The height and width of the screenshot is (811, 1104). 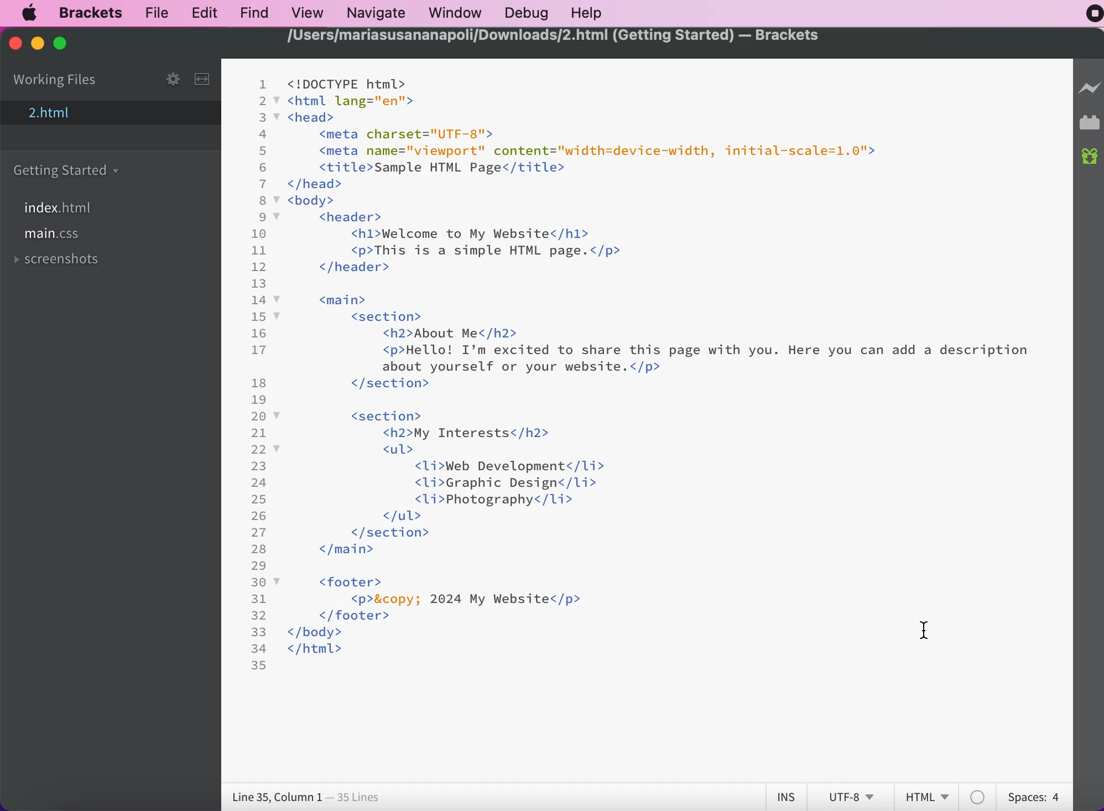 I want to click on split the editor vertically or horizontally, so click(x=201, y=79).